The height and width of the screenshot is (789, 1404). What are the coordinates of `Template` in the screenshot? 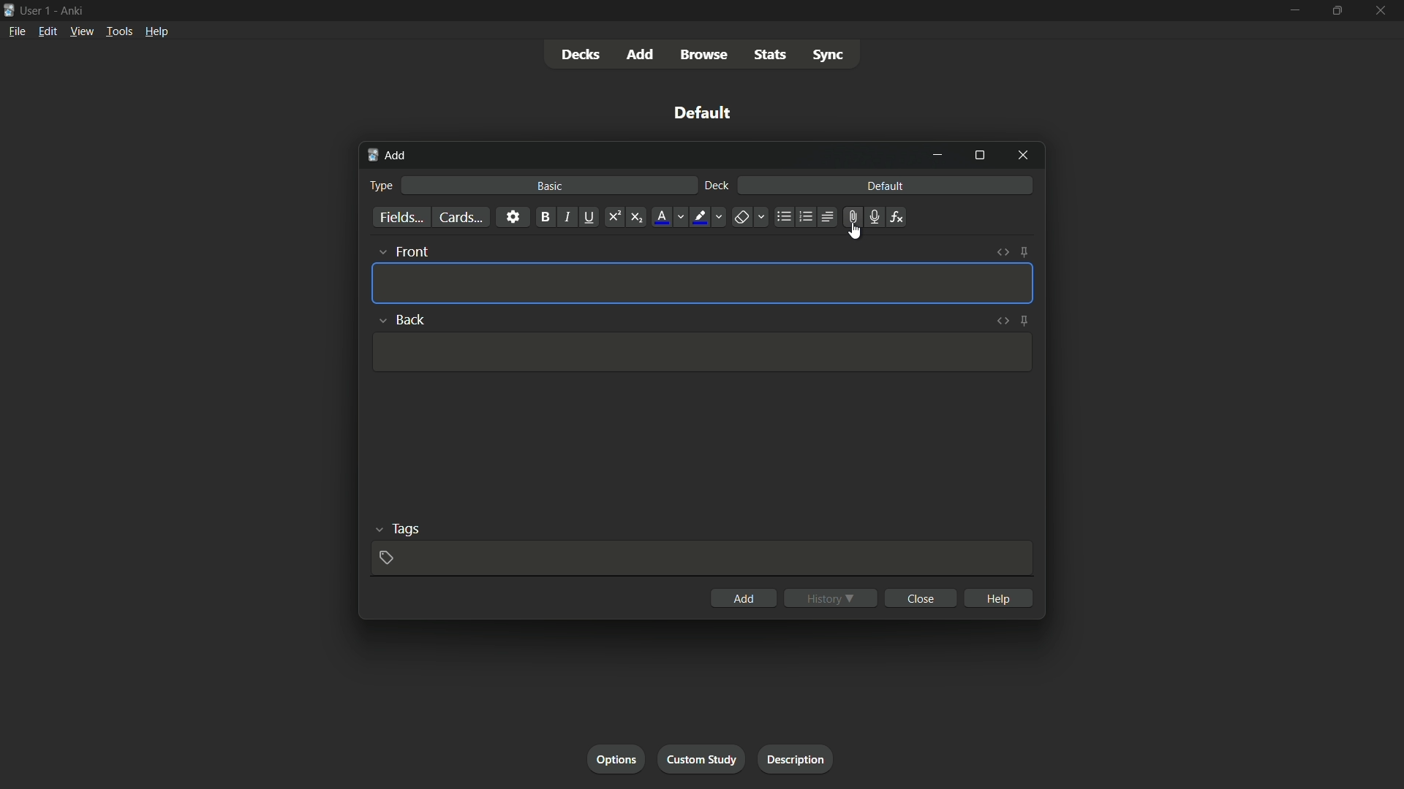 It's located at (703, 283).